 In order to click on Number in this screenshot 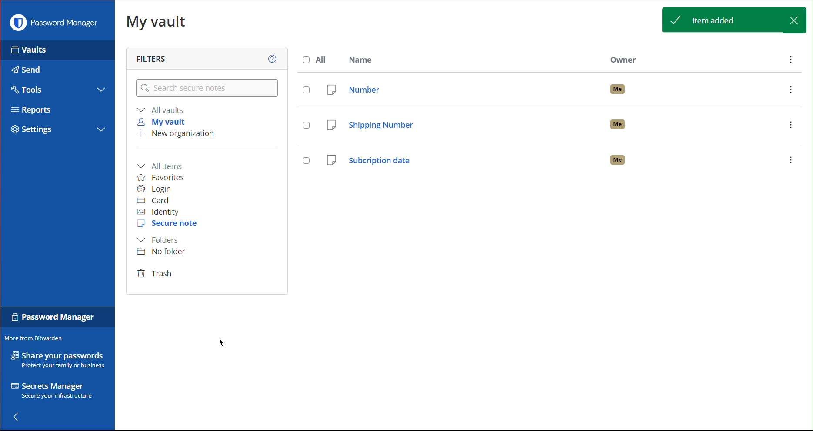, I will do `click(551, 87)`.